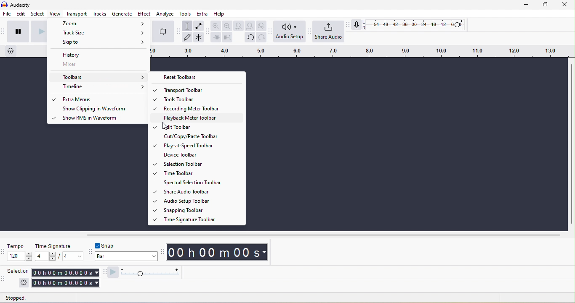 The height and width of the screenshot is (303, 575). What do you see at coordinates (202, 90) in the screenshot?
I see `Transport toolbar` at bounding box center [202, 90].